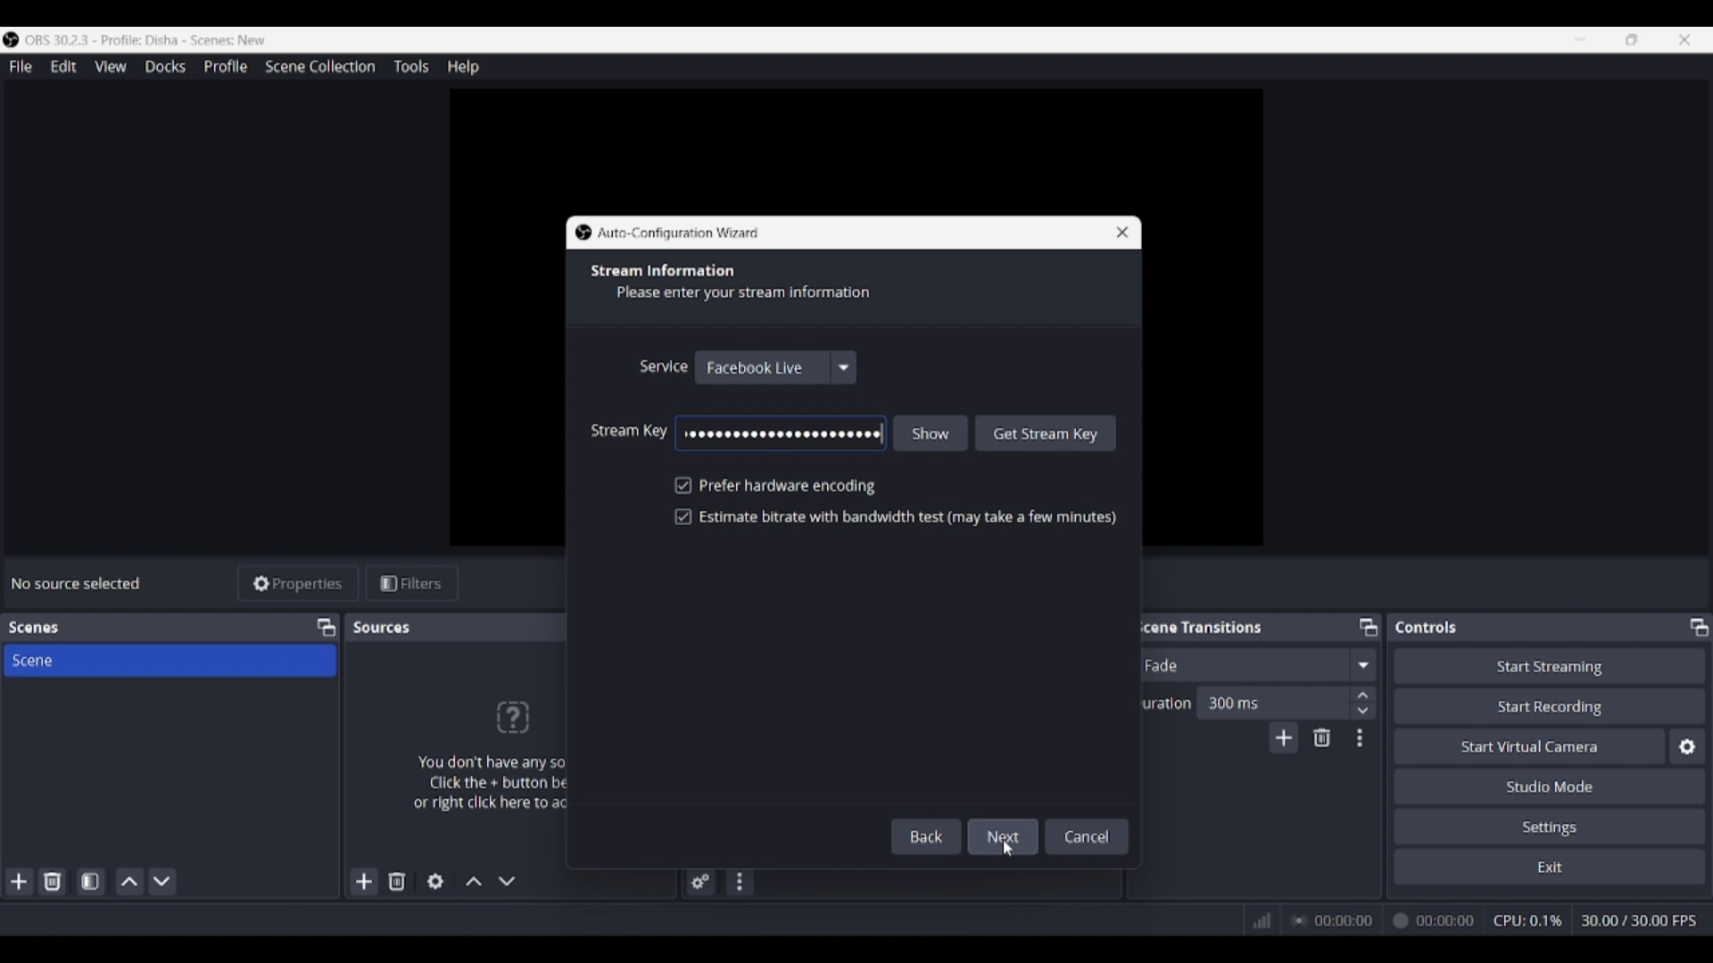 The image size is (1713, 963). What do you see at coordinates (161, 882) in the screenshot?
I see `Move scene down` at bounding box center [161, 882].